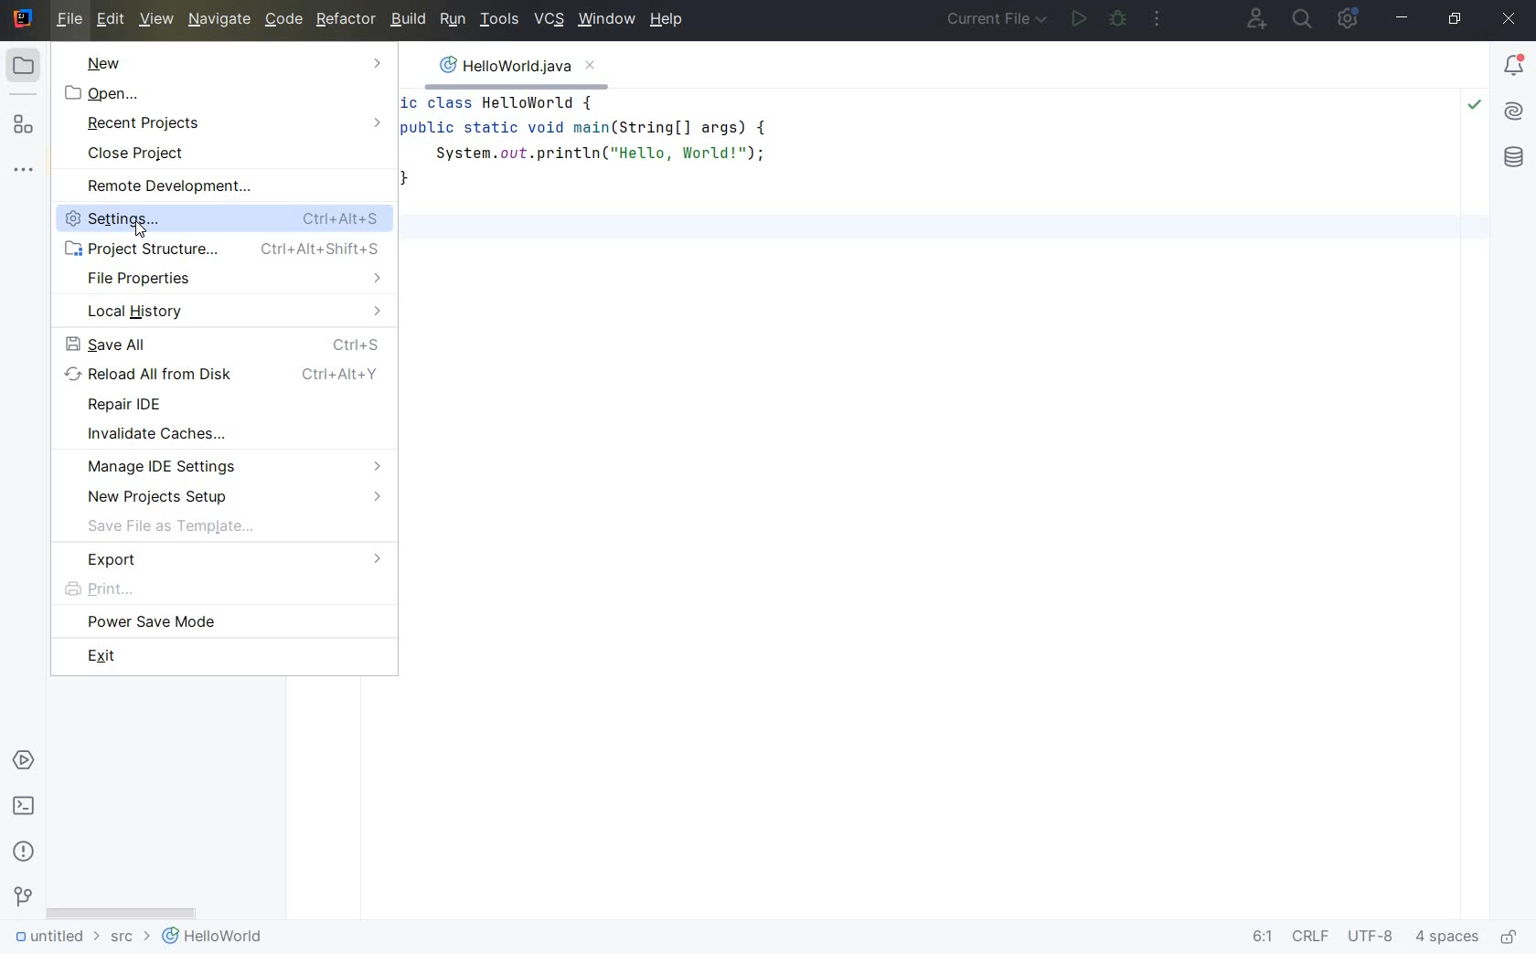  Describe the element at coordinates (227, 406) in the screenshot. I see `REPAIR IDE` at that location.